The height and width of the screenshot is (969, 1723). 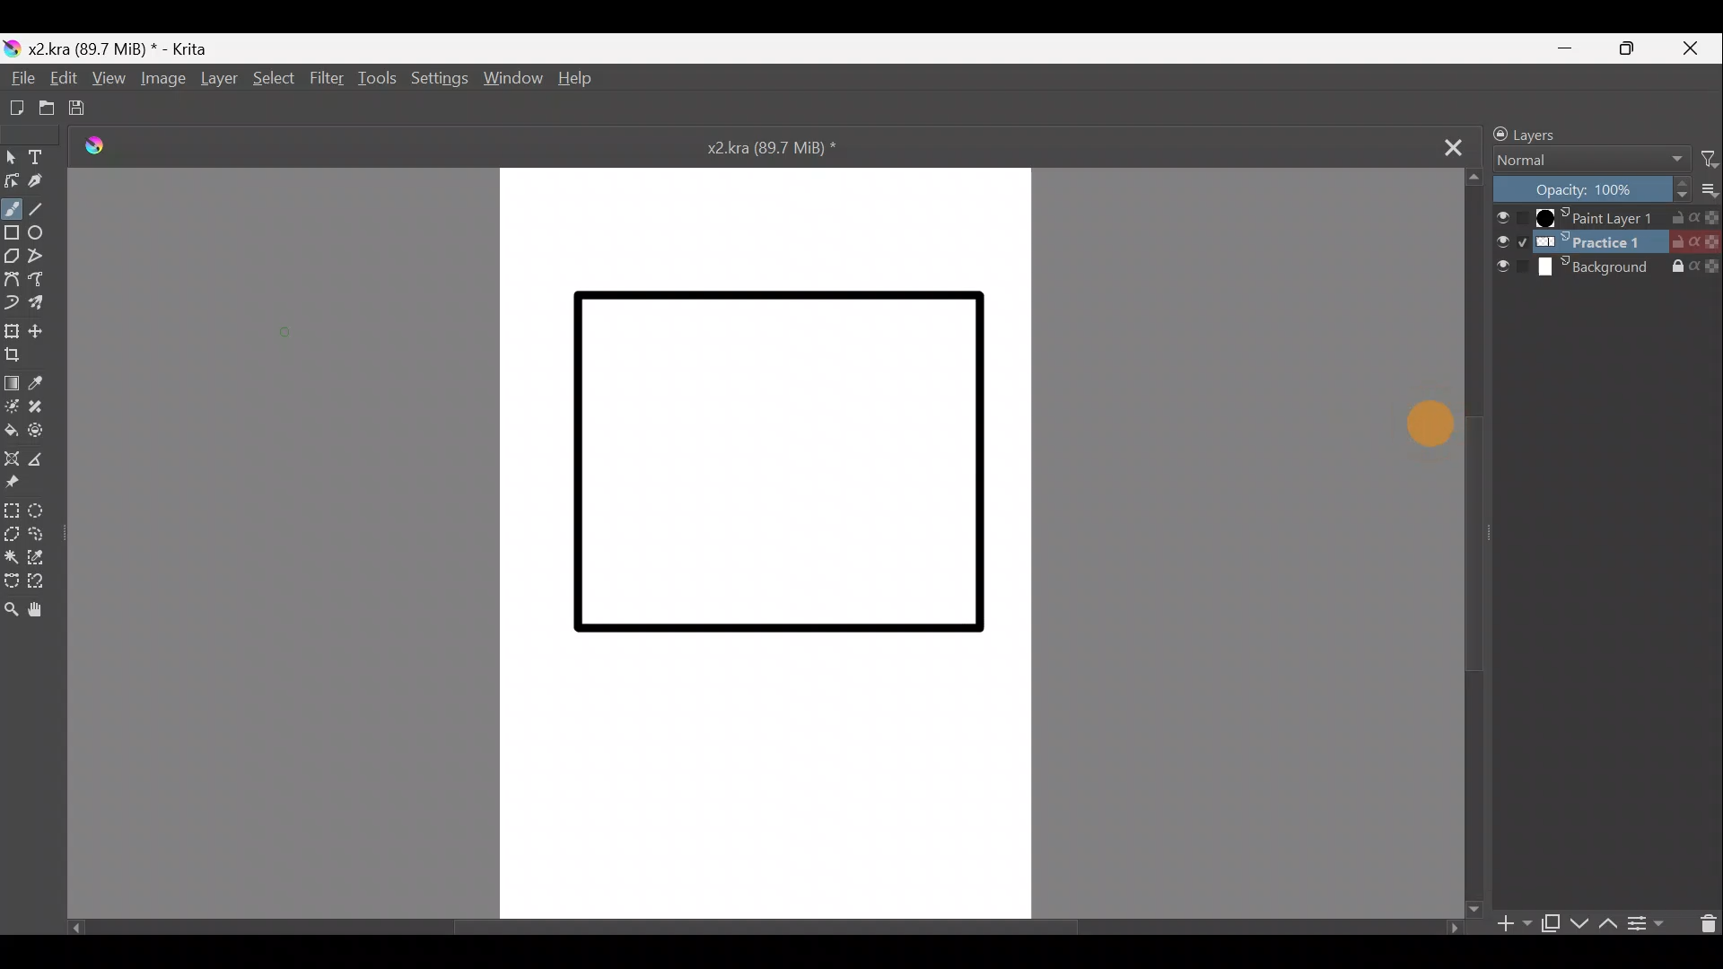 I want to click on Select, so click(x=271, y=78).